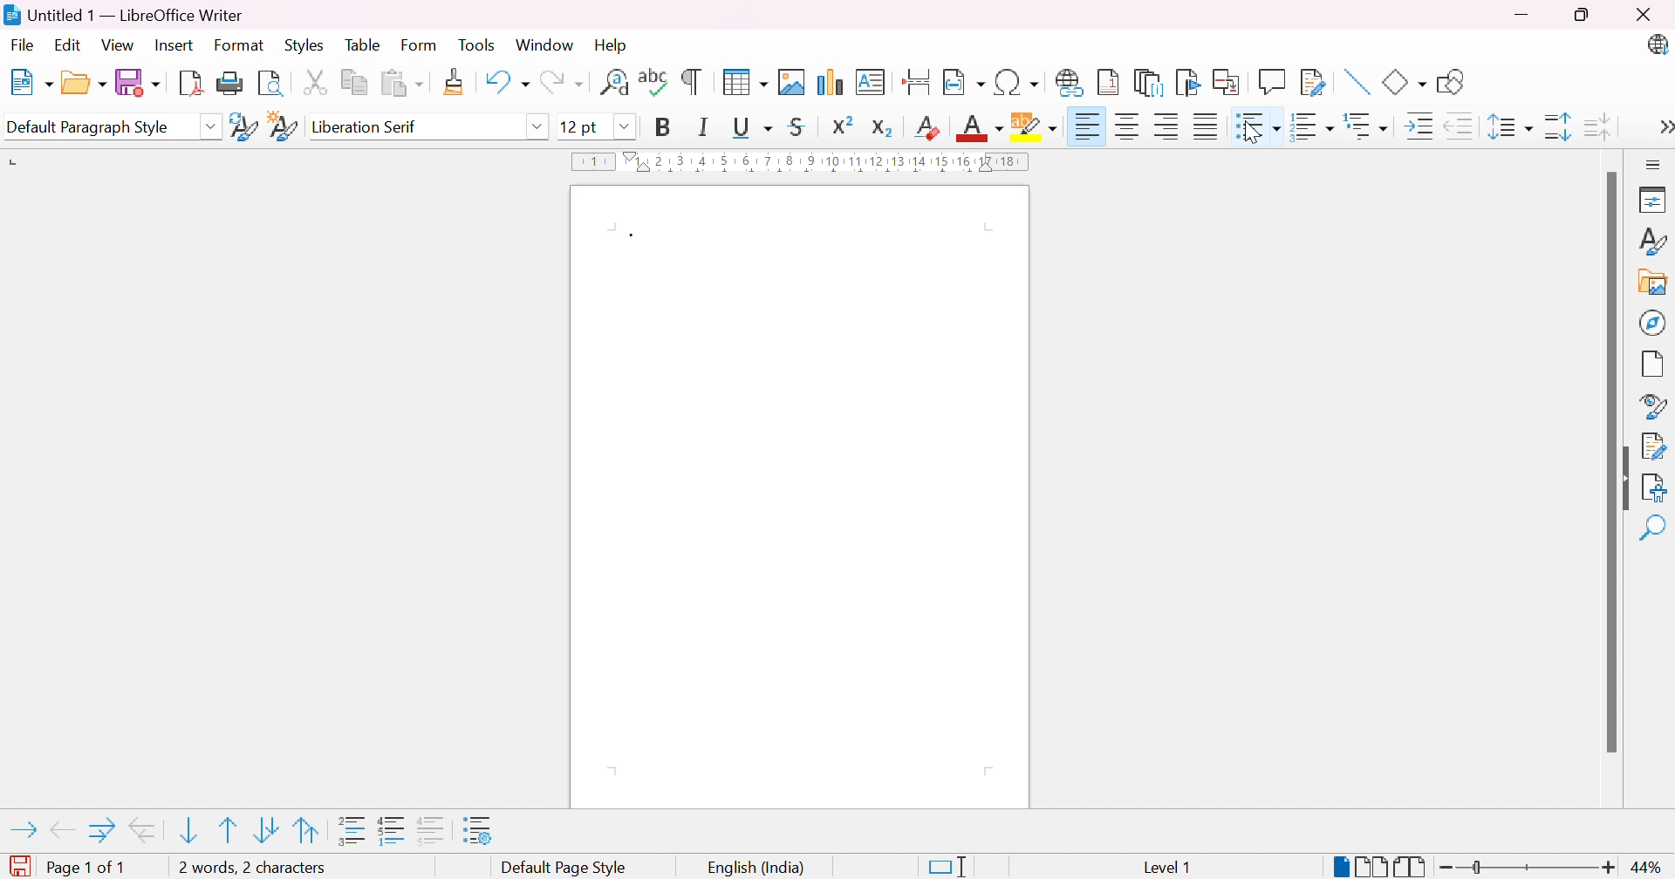 Image resolution: width=1675 pixels, height=879 pixels. Describe the element at coordinates (616, 46) in the screenshot. I see `Help` at that location.